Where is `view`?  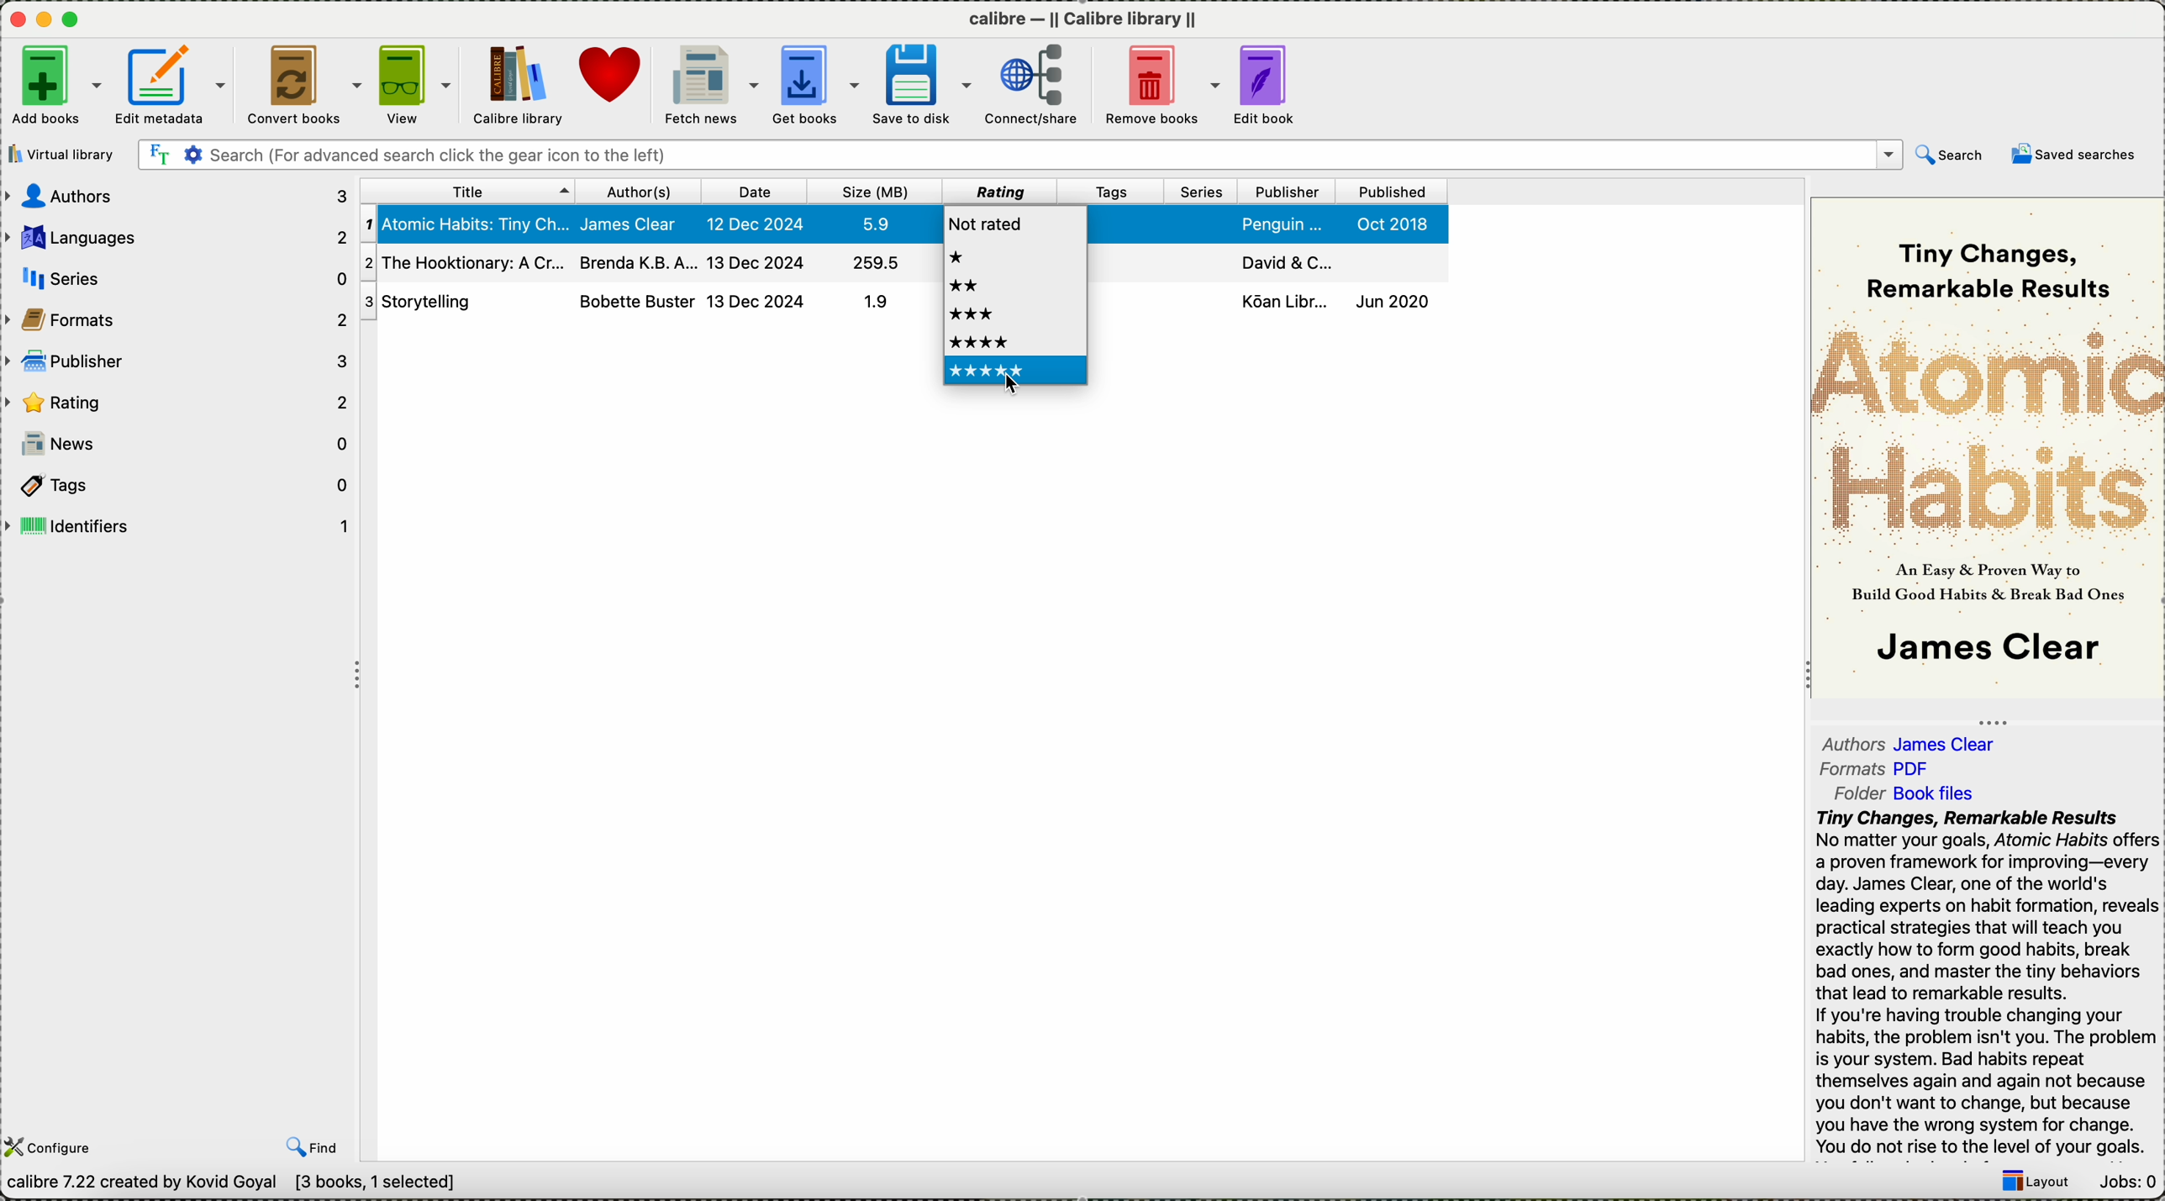
view is located at coordinates (417, 84).